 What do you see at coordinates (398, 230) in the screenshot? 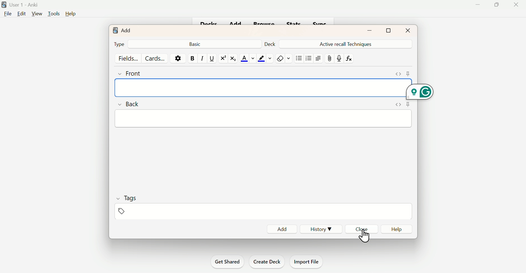
I see `Help` at bounding box center [398, 230].